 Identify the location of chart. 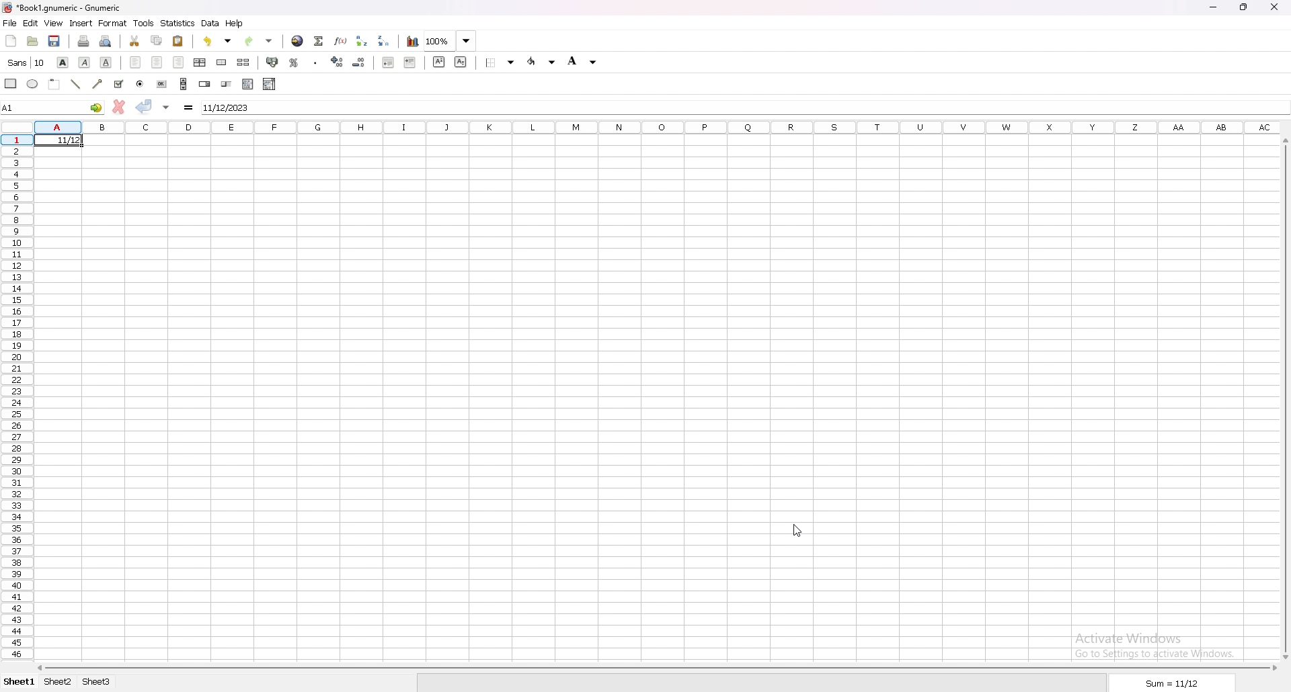
(414, 42).